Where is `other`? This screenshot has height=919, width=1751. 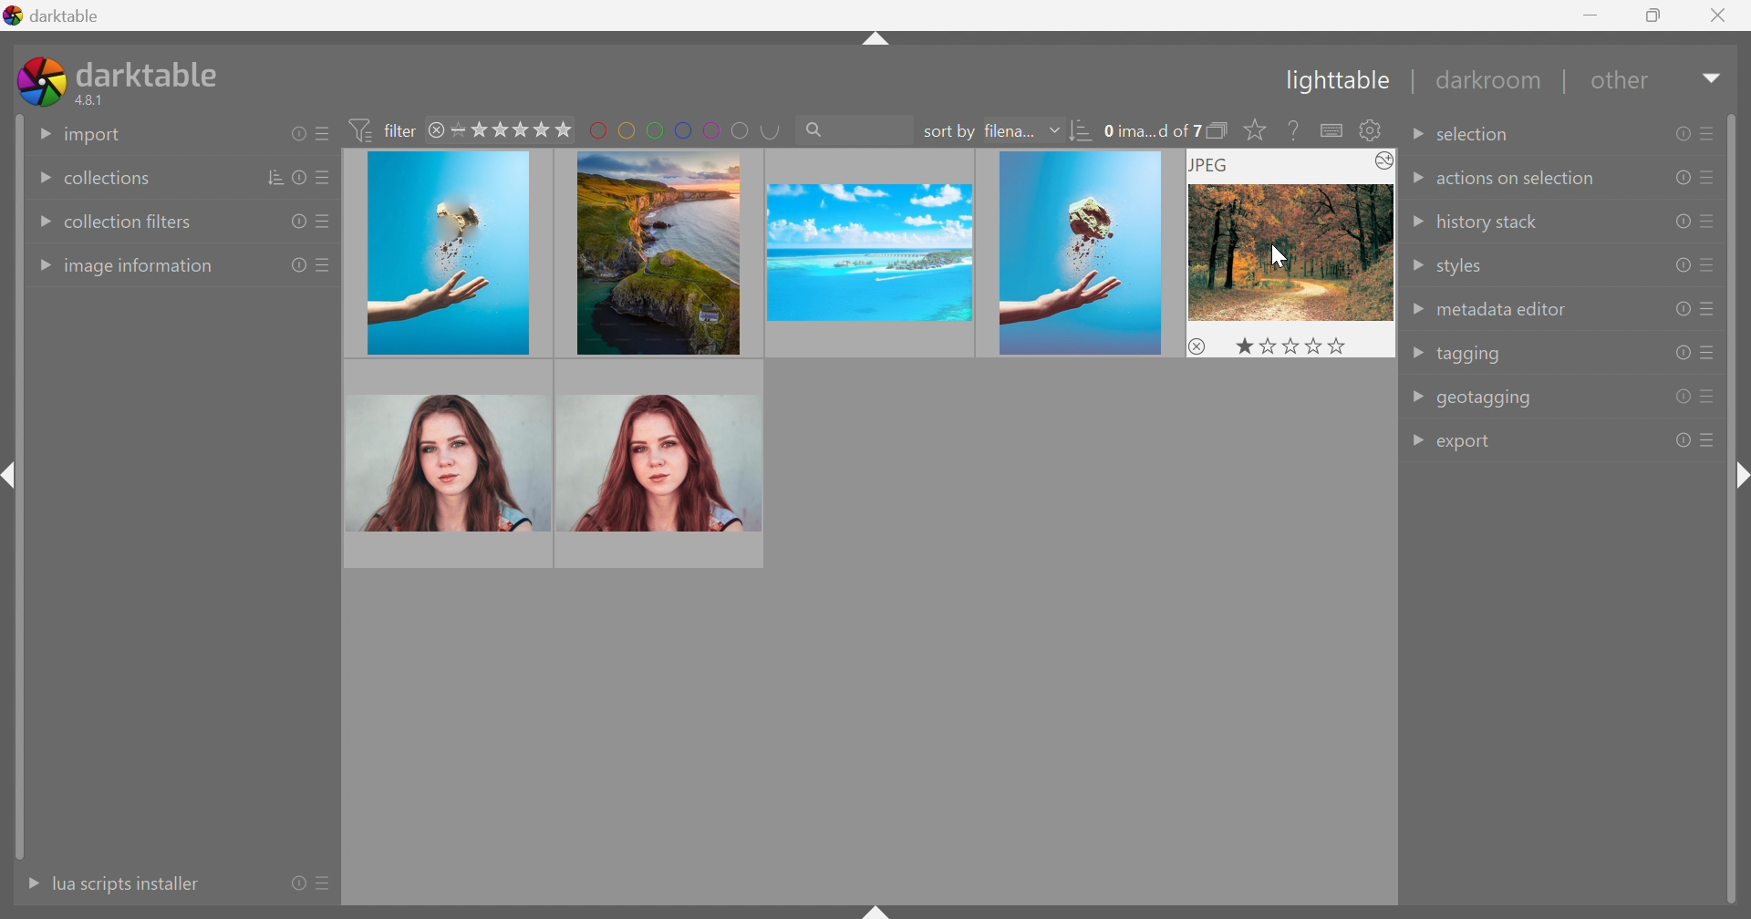
other is located at coordinates (1623, 86).